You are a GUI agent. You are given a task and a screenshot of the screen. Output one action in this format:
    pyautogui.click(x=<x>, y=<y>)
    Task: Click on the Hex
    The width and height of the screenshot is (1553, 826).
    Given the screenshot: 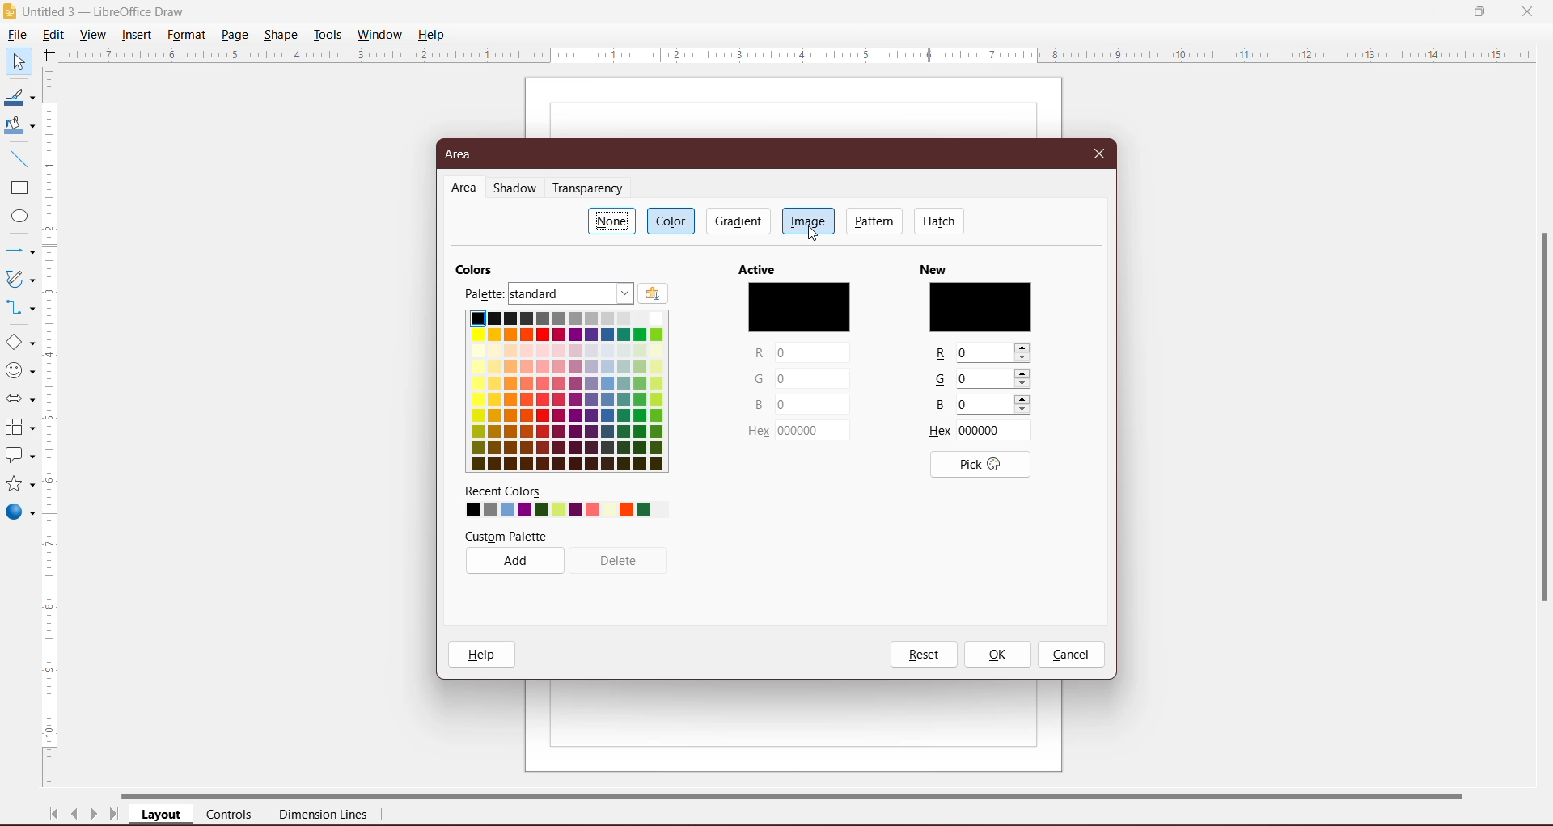 What is the action you would take?
    pyautogui.click(x=939, y=432)
    